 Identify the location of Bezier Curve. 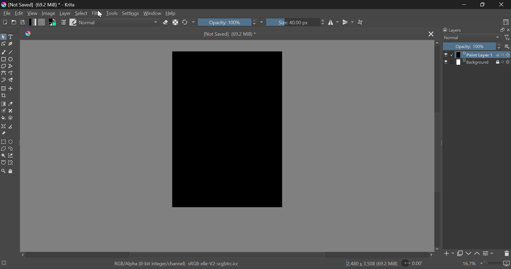
(4, 74).